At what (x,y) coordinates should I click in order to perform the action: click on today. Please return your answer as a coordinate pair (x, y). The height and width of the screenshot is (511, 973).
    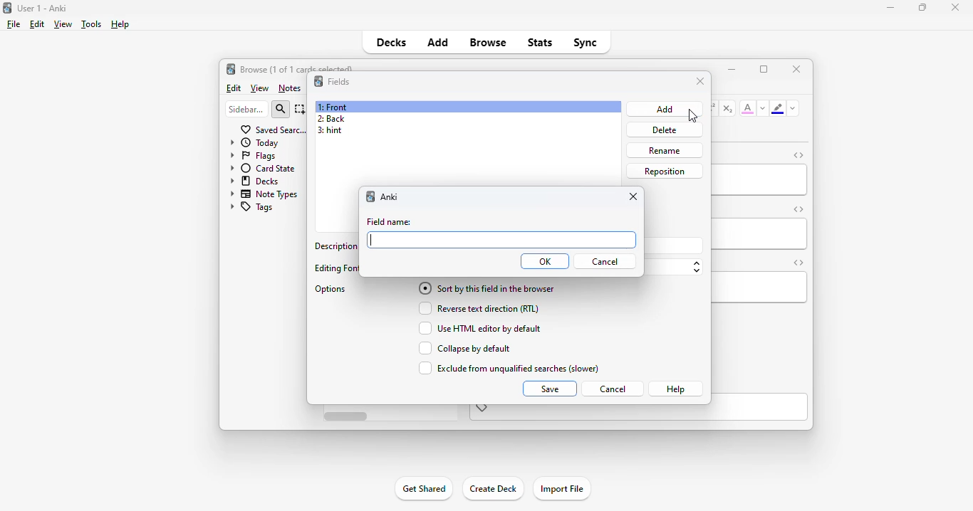
    Looking at the image, I should click on (254, 142).